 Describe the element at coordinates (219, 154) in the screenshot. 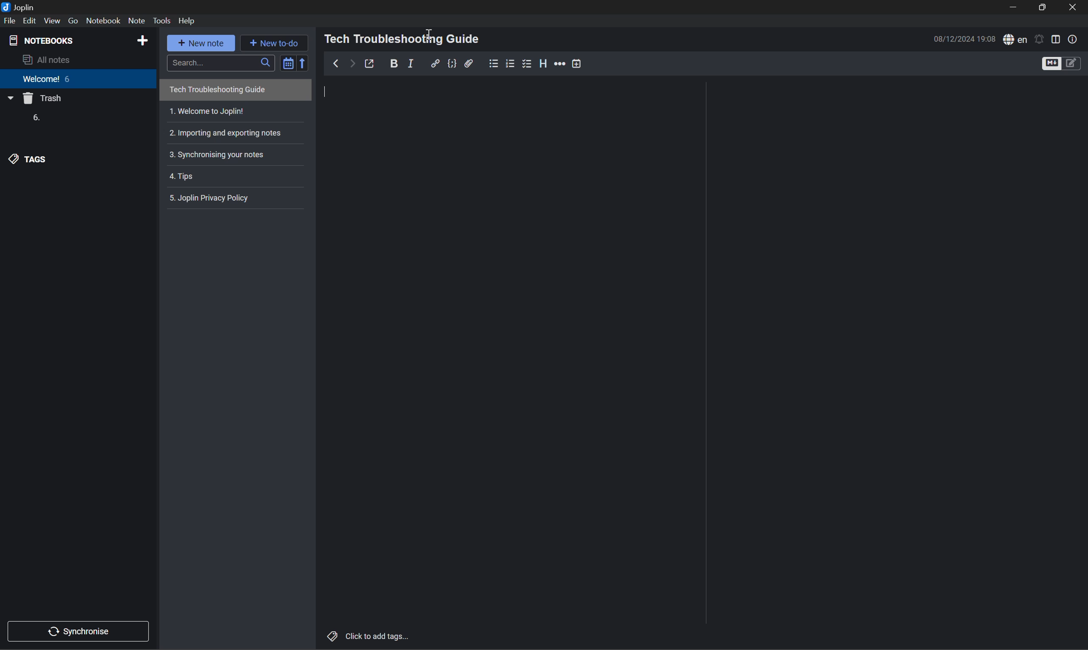

I see `3. Synchronising your notes` at that location.